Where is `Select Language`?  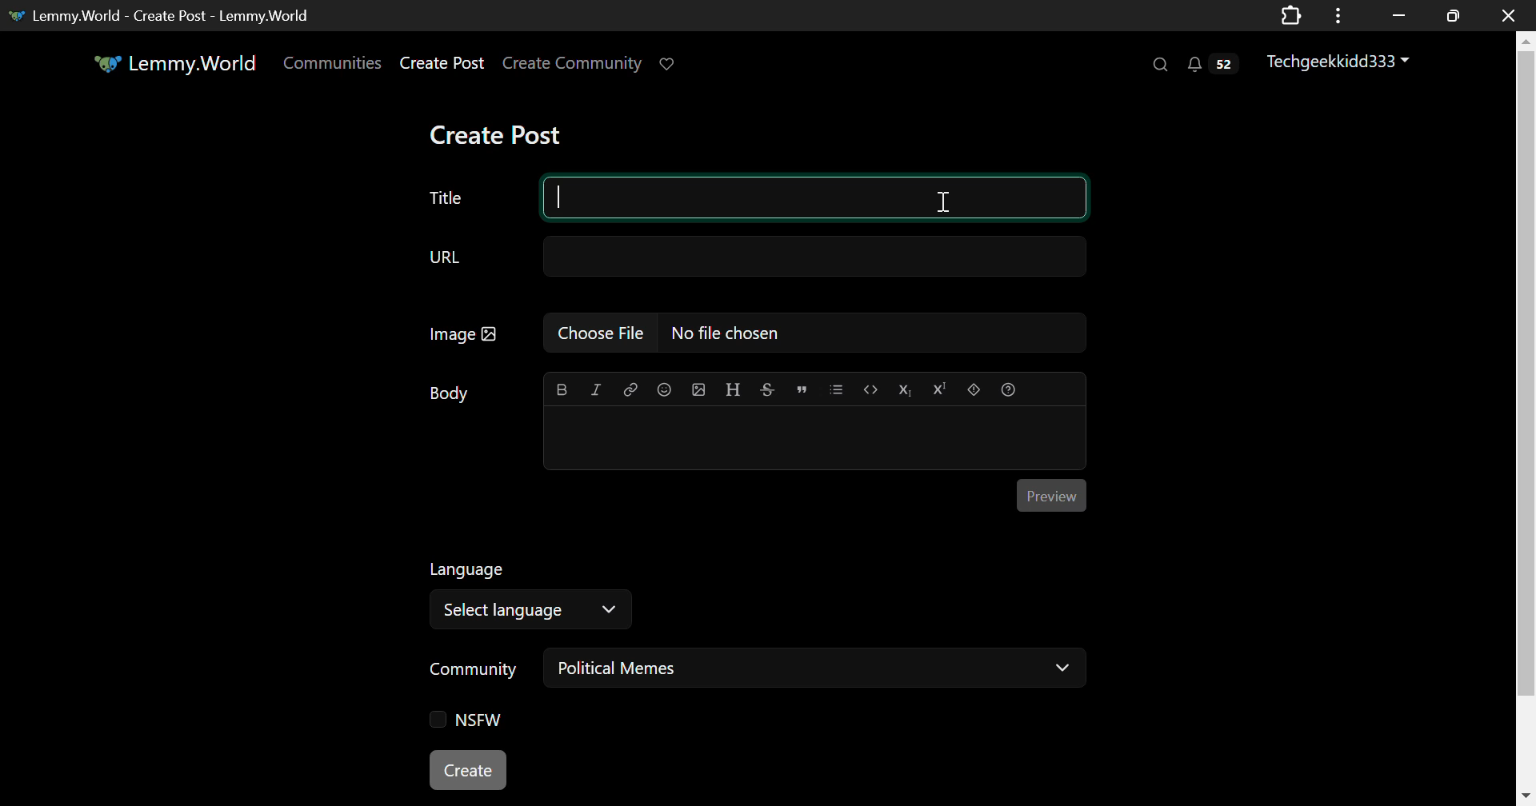 Select Language is located at coordinates (538, 595).